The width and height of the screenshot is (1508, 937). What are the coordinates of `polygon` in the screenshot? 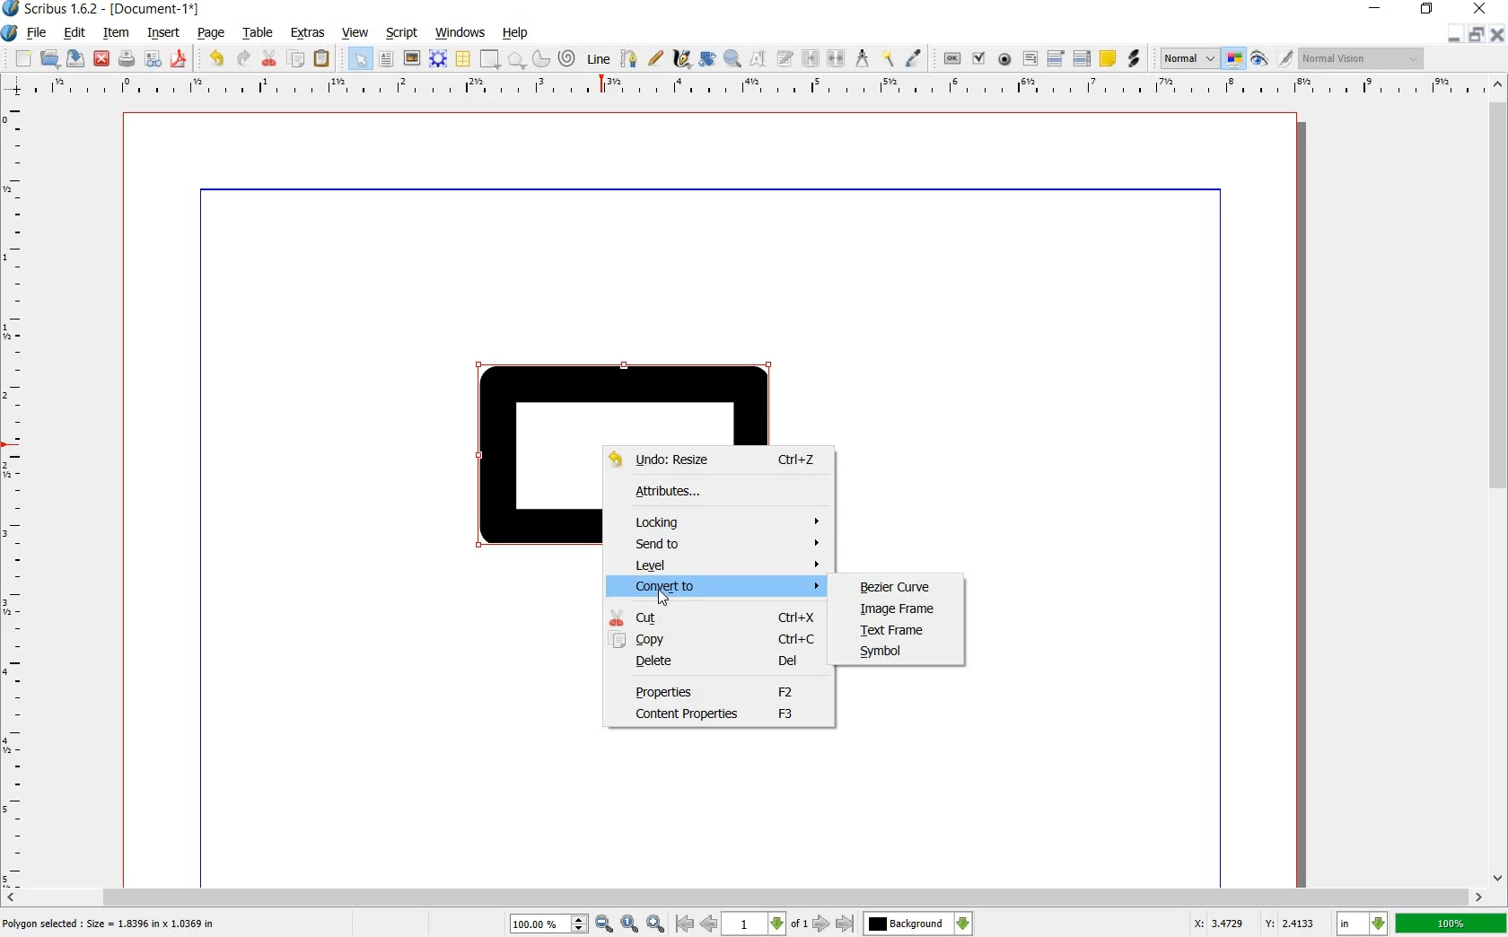 It's located at (516, 59).